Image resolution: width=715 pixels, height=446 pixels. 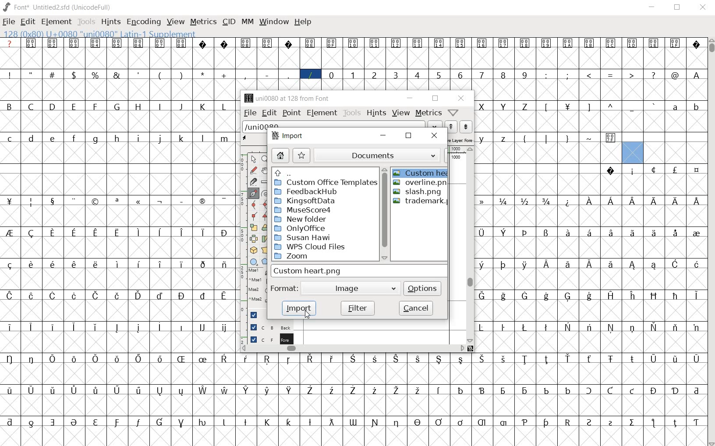 What do you see at coordinates (503, 359) in the screenshot?
I see `glyph` at bounding box center [503, 359].